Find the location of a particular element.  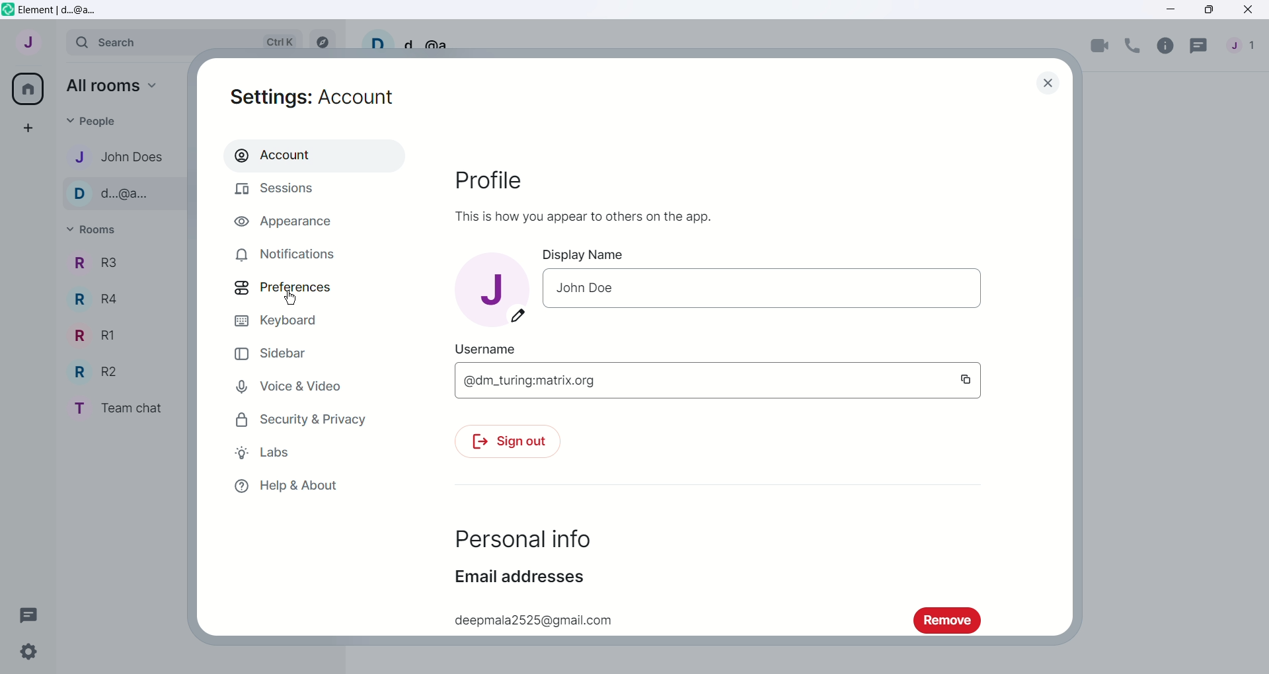

Threads is located at coordinates (29, 615).